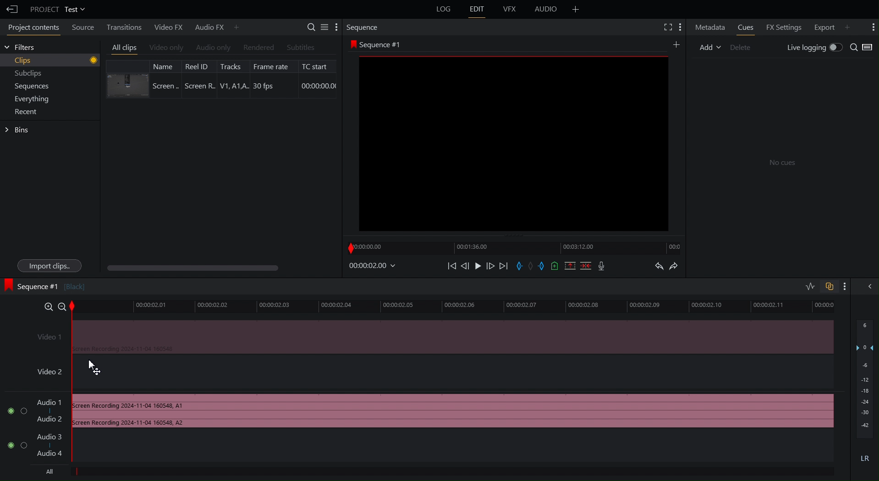 Image resolution: width=879 pixels, height=481 pixels. What do you see at coordinates (11, 8) in the screenshot?
I see `Back` at bounding box center [11, 8].